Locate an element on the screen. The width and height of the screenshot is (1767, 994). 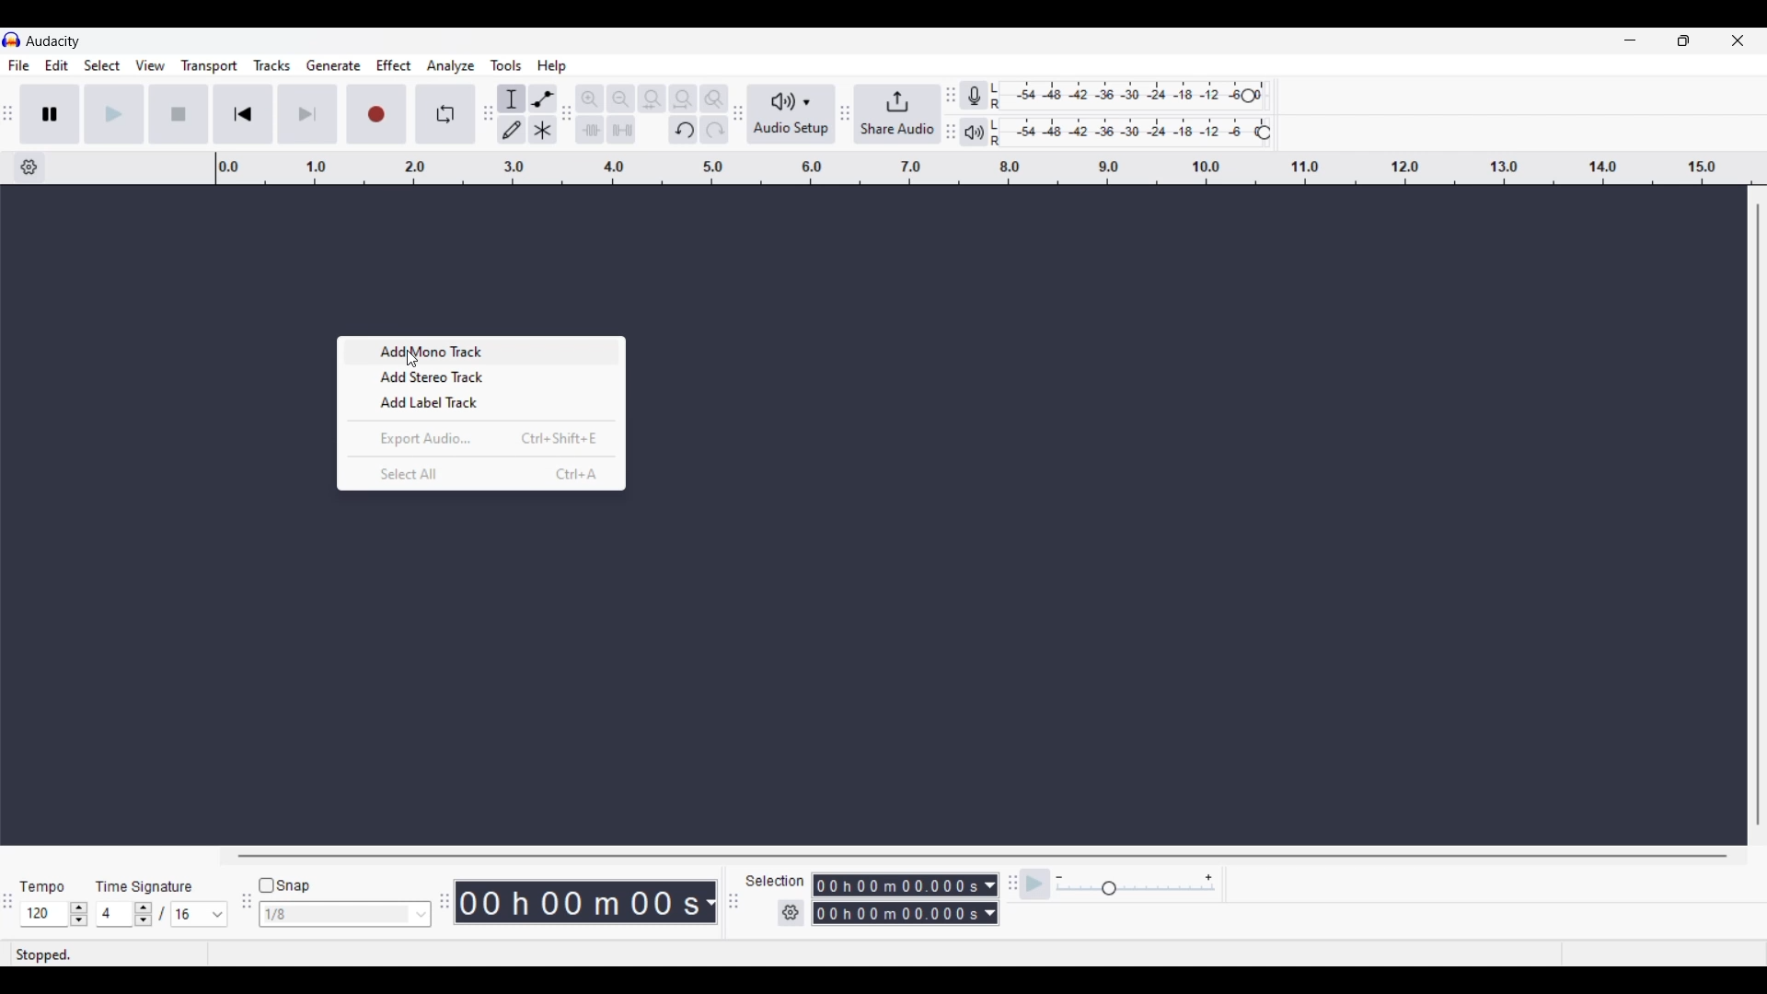
Horizontal slide bar is located at coordinates (983, 856).